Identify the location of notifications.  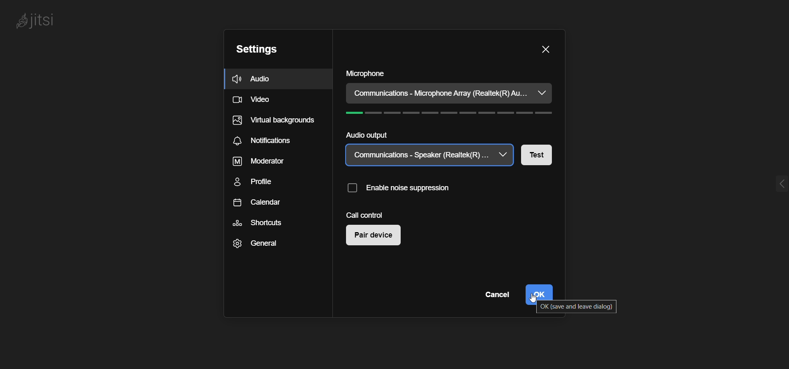
(263, 142).